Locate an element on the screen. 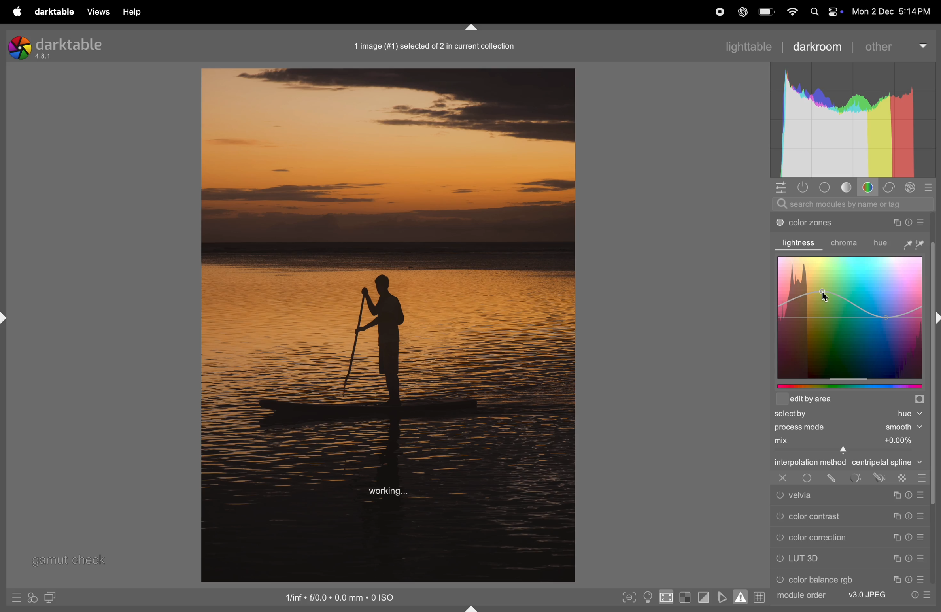 This screenshot has height=612, width=941. copy is located at coordinates (896, 537).